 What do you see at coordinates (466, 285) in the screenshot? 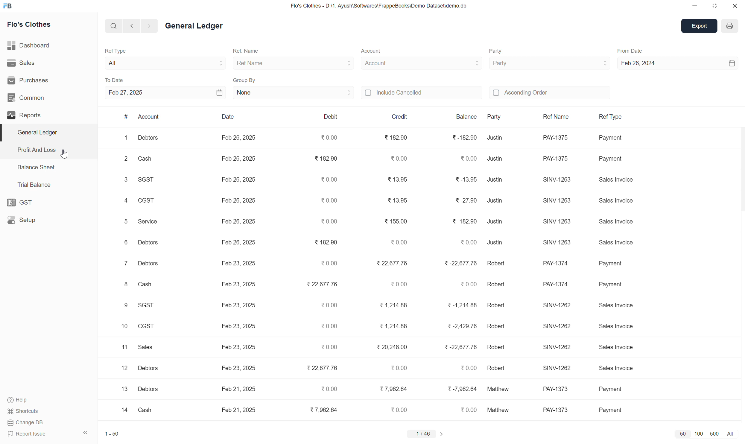
I see `₹0.00` at bounding box center [466, 285].